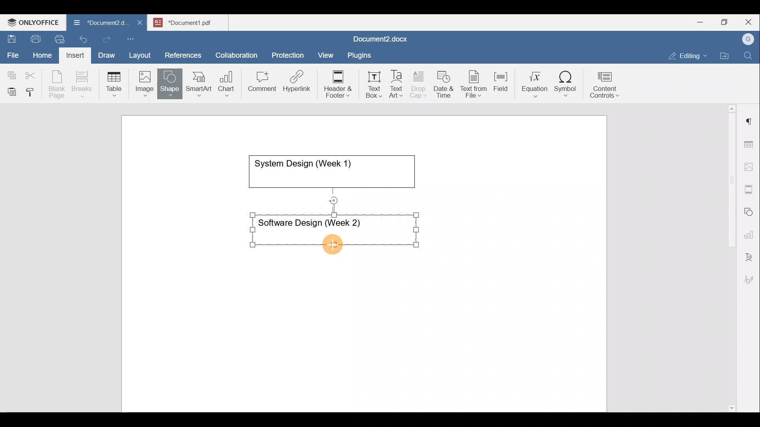 This screenshot has width=760, height=427. What do you see at coordinates (331, 244) in the screenshot?
I see `Cursor` at bounding box center [331, 244].